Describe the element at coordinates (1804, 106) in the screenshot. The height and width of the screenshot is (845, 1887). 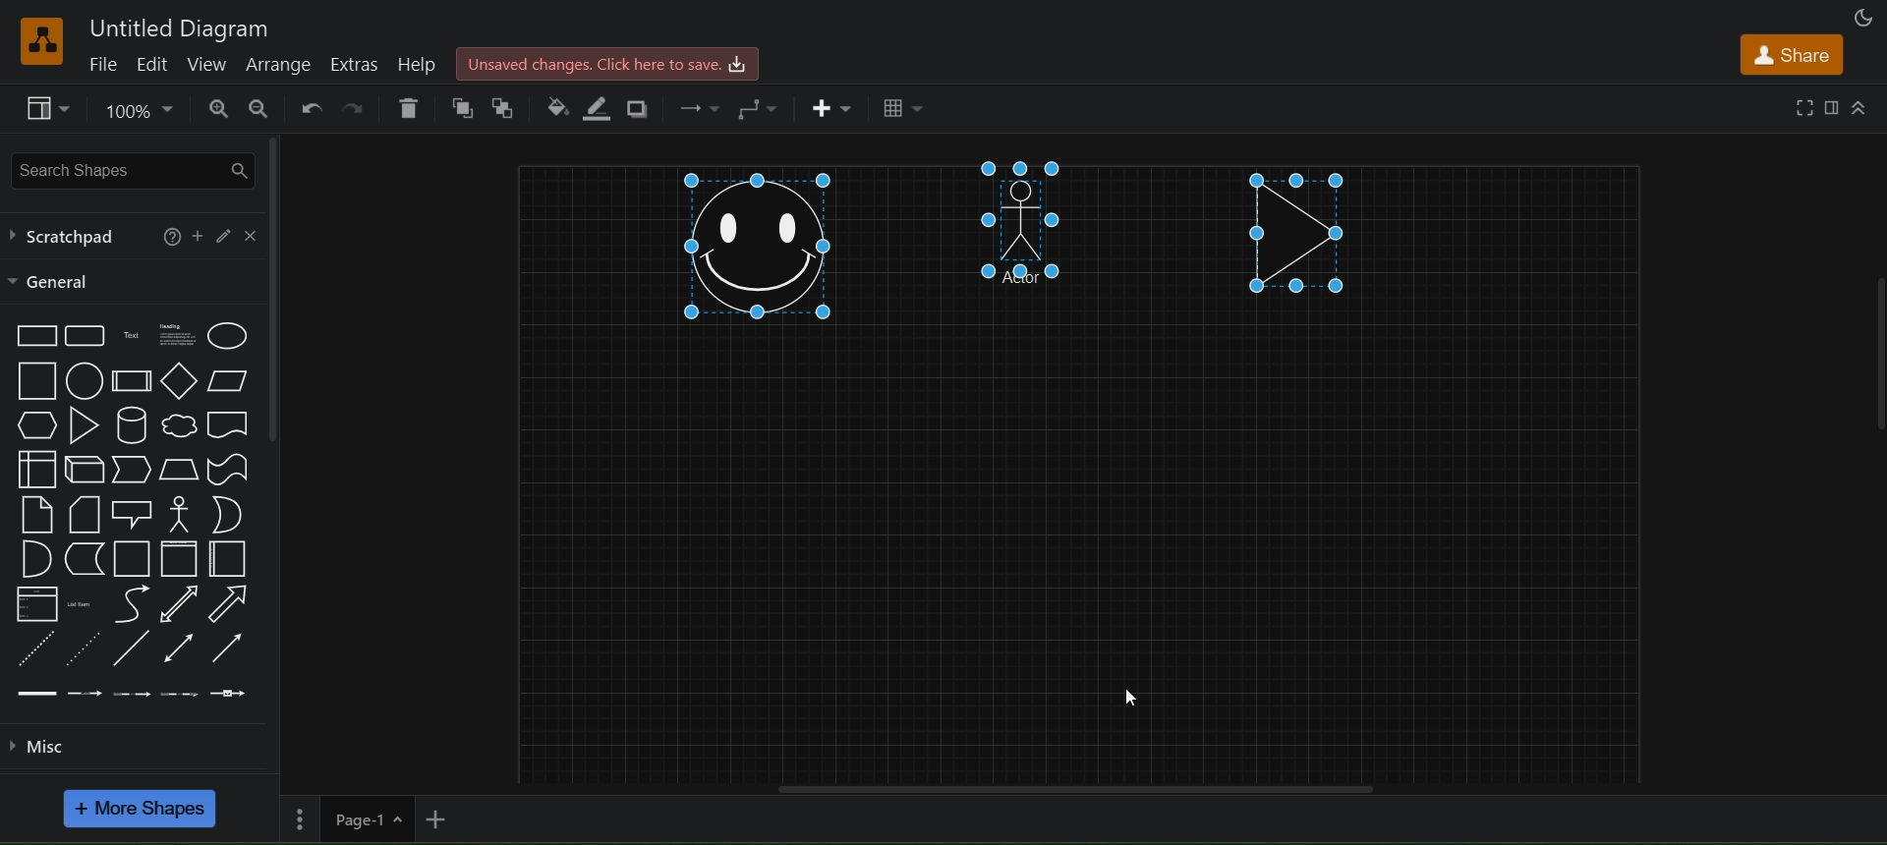
I see `fullscreen` at that location.